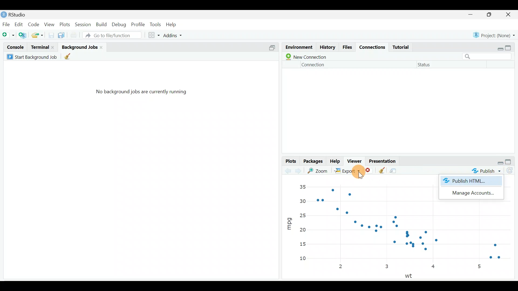 This screenshot has width=518, height=291. Describe the element at coordinates (327, 48) in the screenshot. I see `History` at that location.